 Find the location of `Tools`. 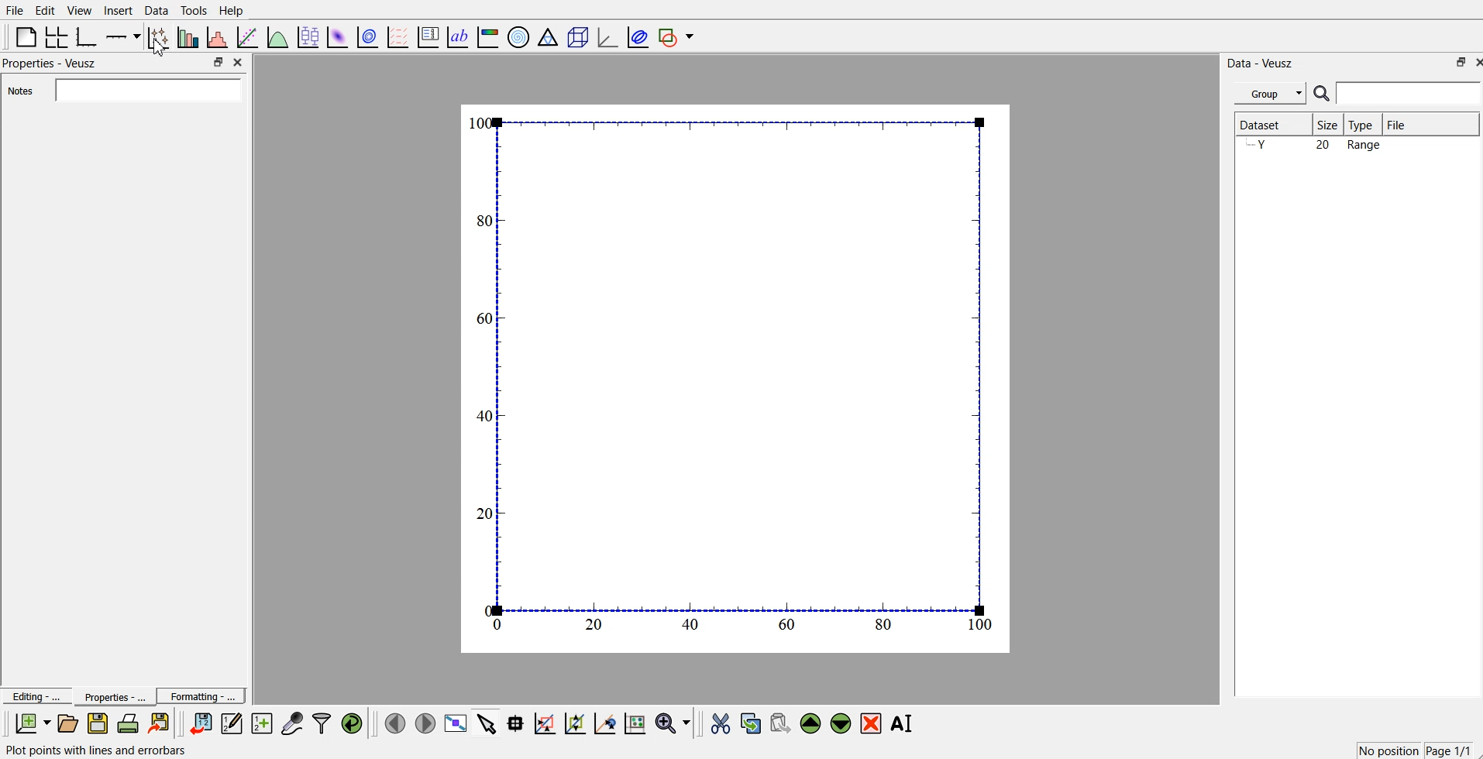

Tools is located at coordinates (194, 11).